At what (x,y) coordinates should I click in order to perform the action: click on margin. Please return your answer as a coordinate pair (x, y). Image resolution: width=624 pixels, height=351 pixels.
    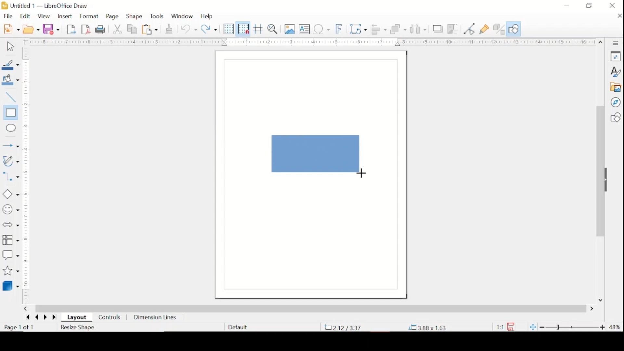
    Looking at the image, I should click on (26, 175).